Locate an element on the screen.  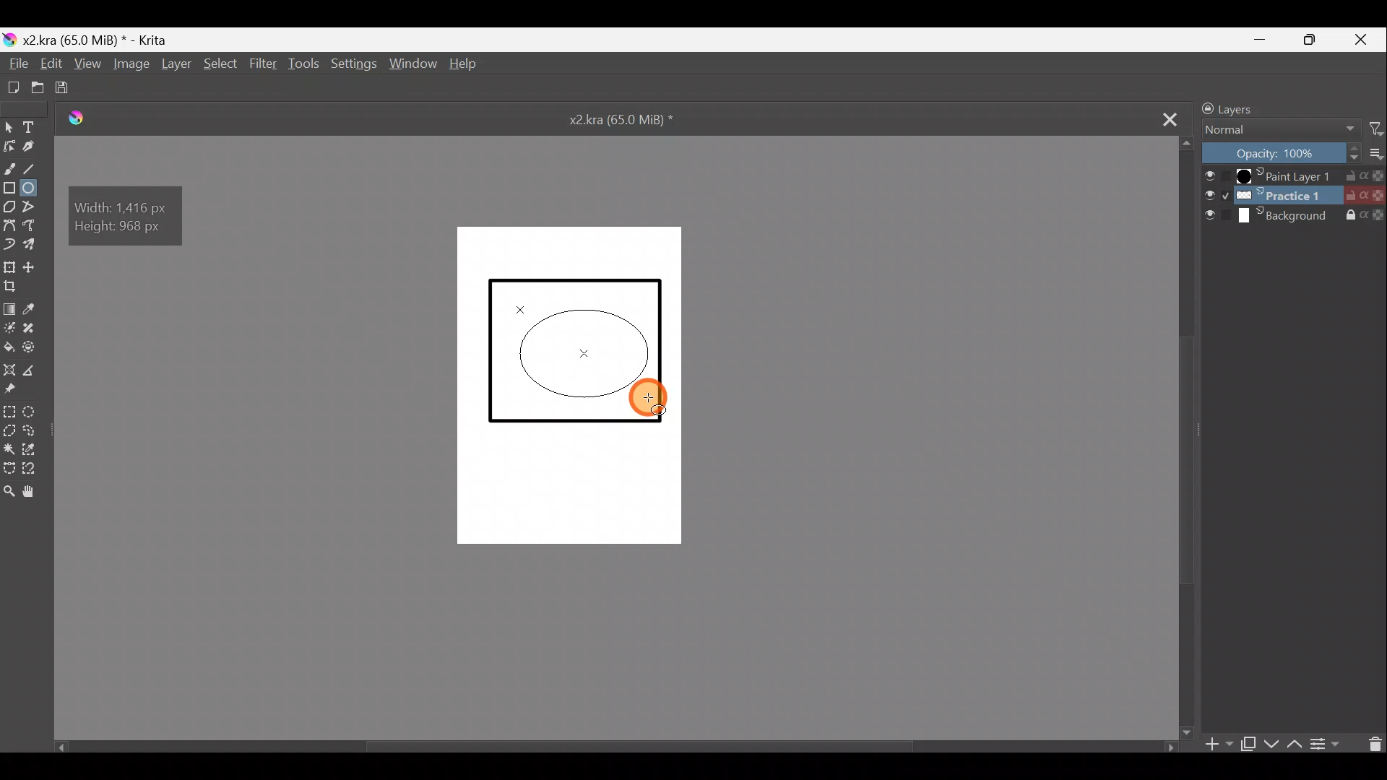
Close is located at coordinates (1366, 39).